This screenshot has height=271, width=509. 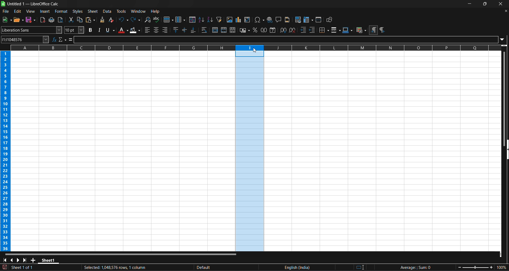 What do you see at coordinates (31, 30) in the screenshot?
I see `font name` at bounding box center [31, 30].